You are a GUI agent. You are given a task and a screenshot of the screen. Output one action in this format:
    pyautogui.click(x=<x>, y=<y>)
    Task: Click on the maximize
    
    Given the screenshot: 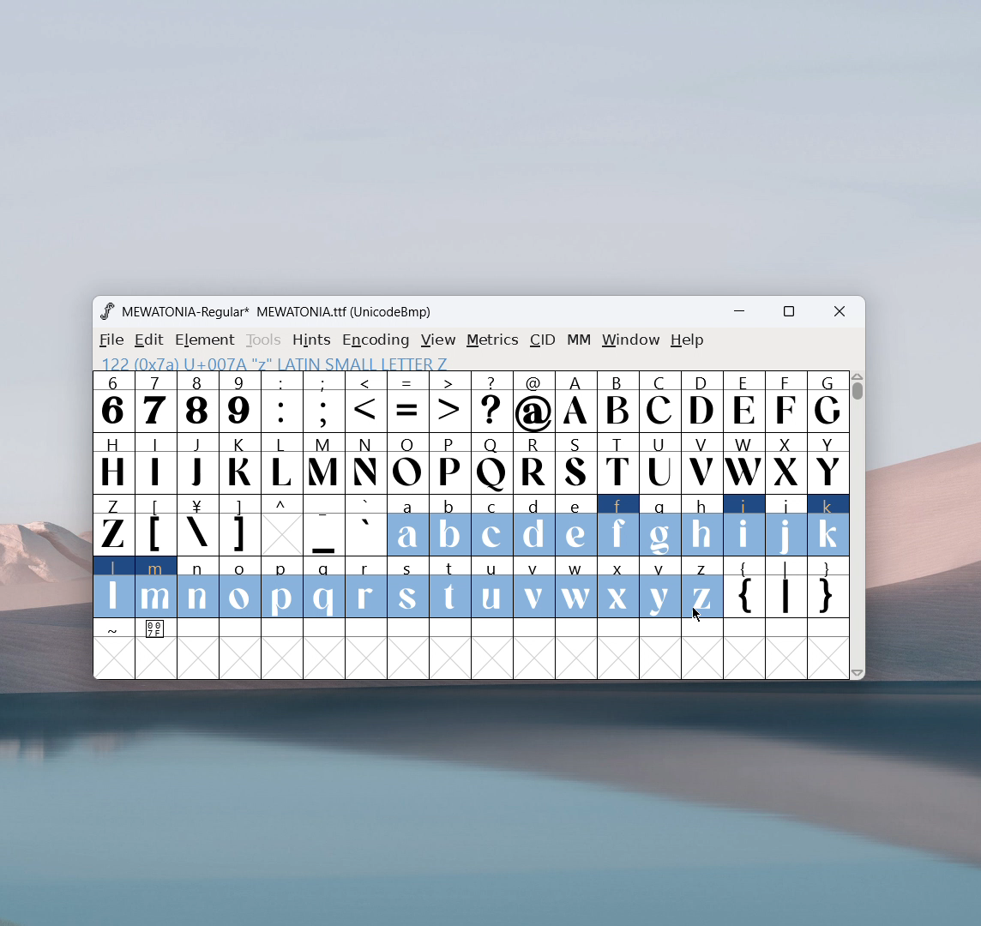 What is the action you would take?
    pyautogui.click(x=788, y=314)
    